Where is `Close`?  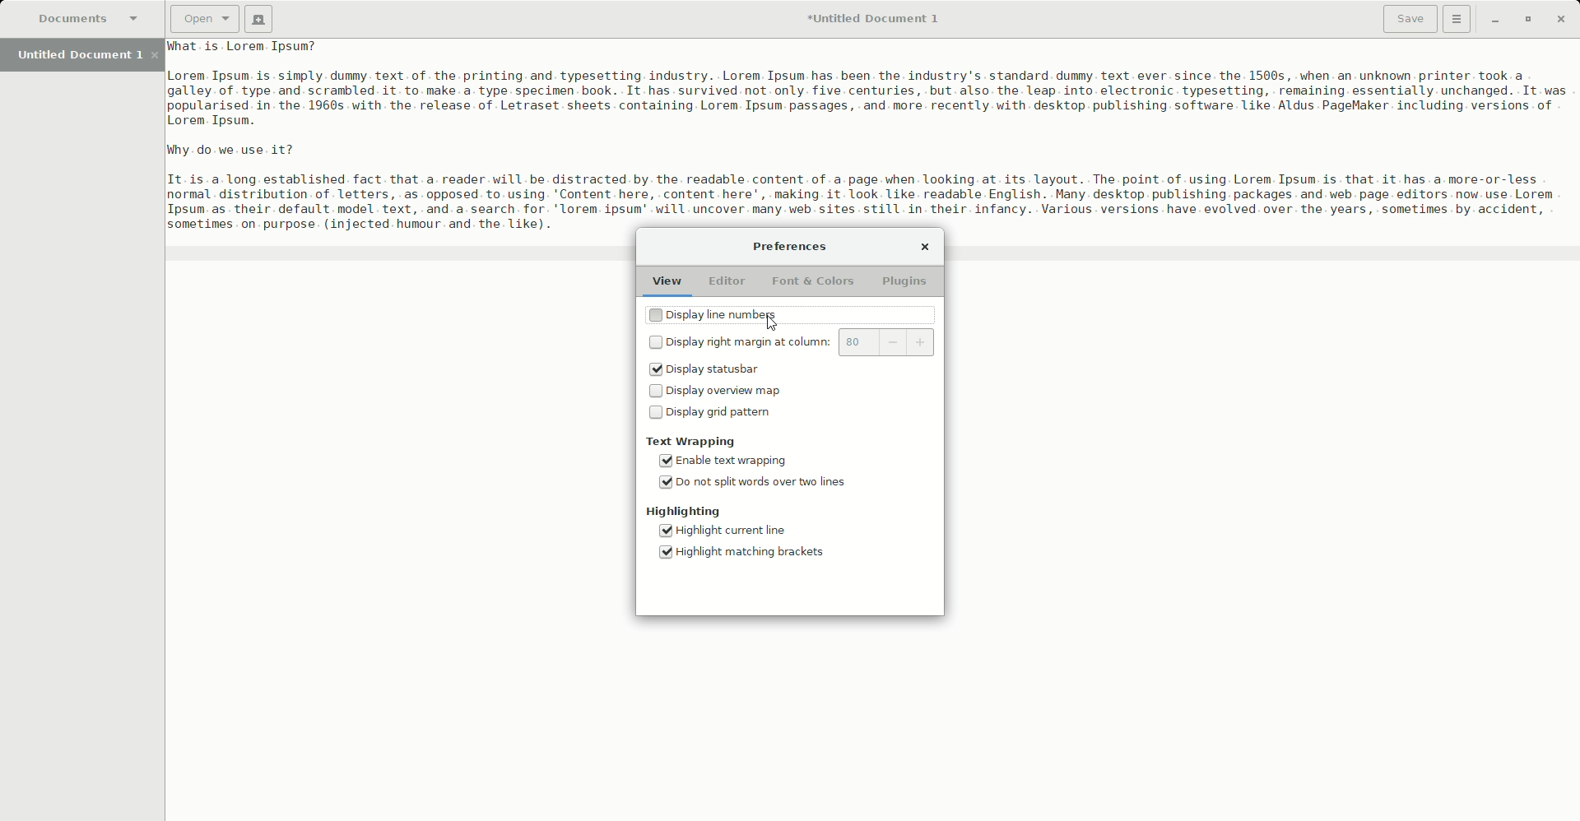 Close is located at coordinates (929, 246).